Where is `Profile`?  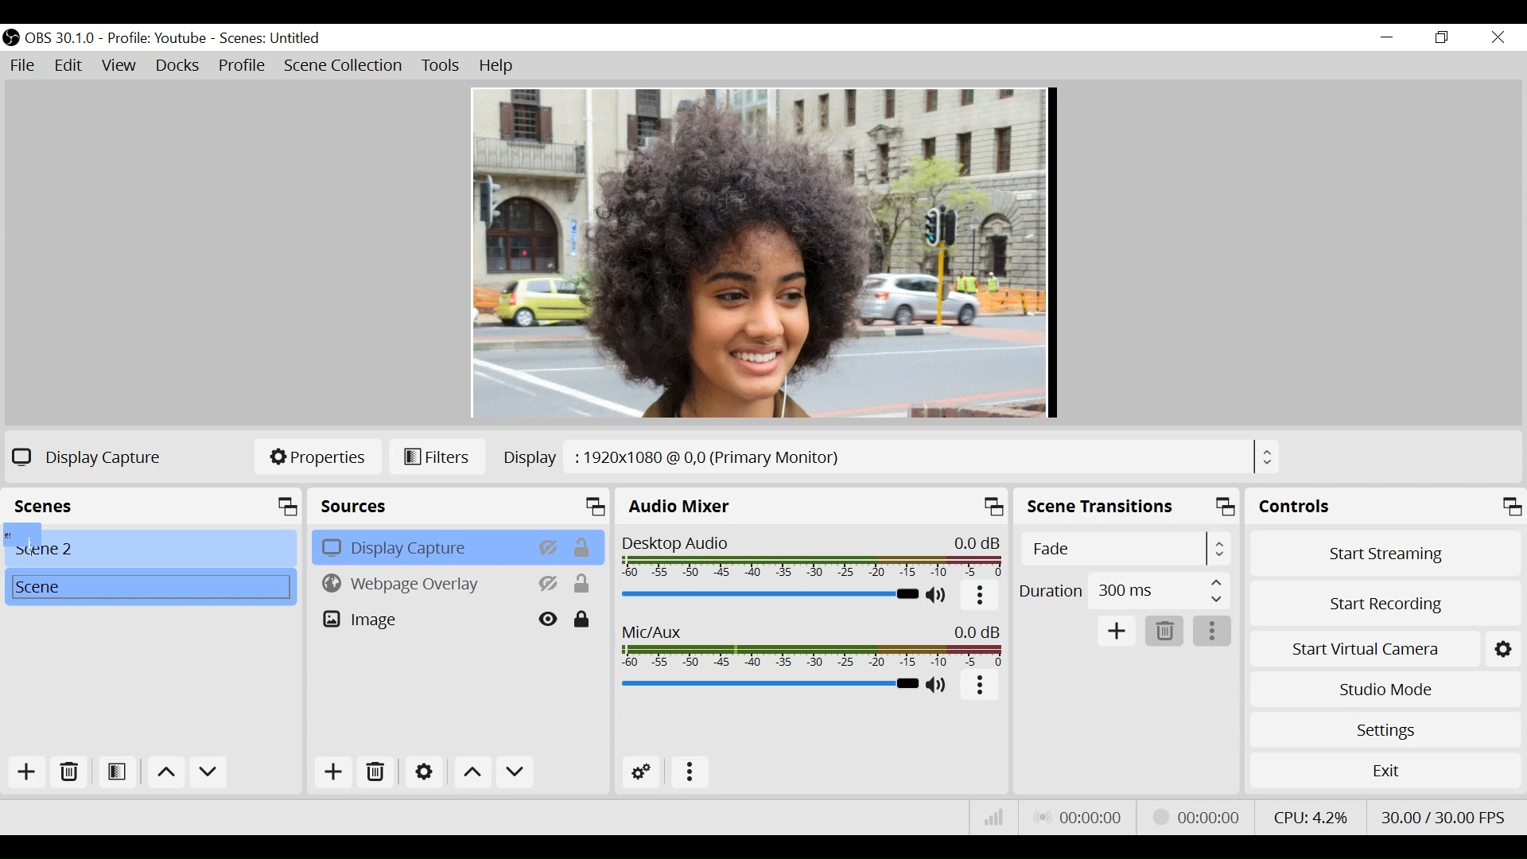 Profile is located at coordinates (242, 67).